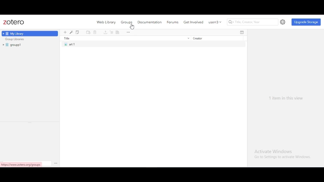 This screenshot has width=324, height=182. Describe the element at coordinates (107, 22) in the screenshot. I see `web library` at that location.